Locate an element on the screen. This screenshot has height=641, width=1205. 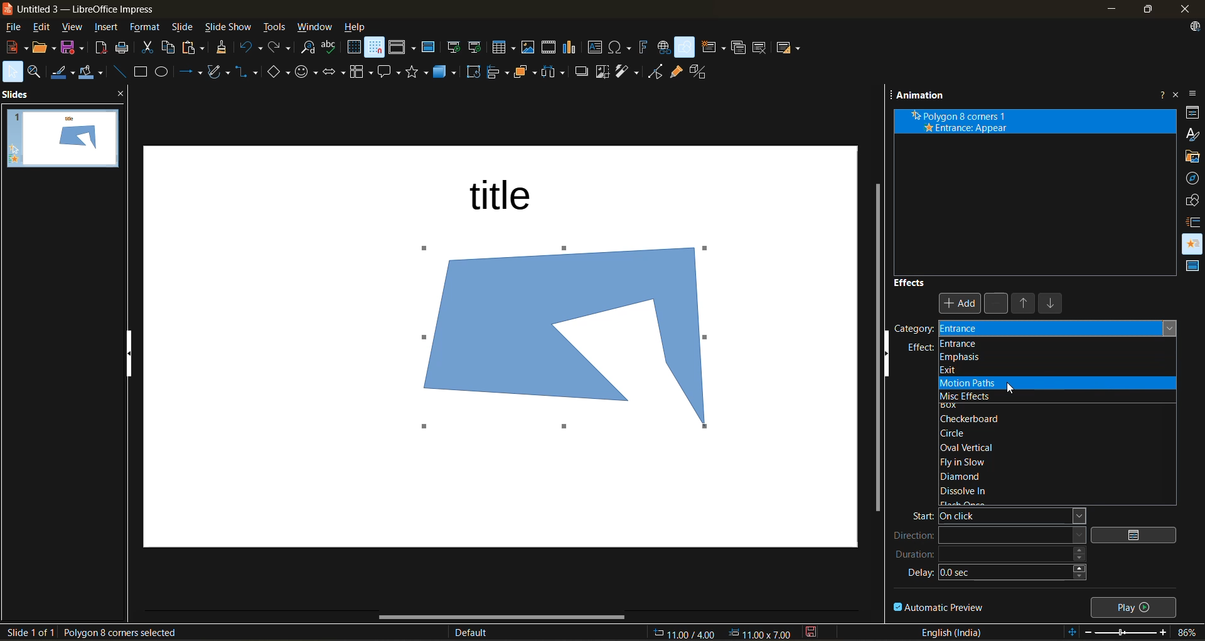
entrance is located at coordinates (1057, 342).